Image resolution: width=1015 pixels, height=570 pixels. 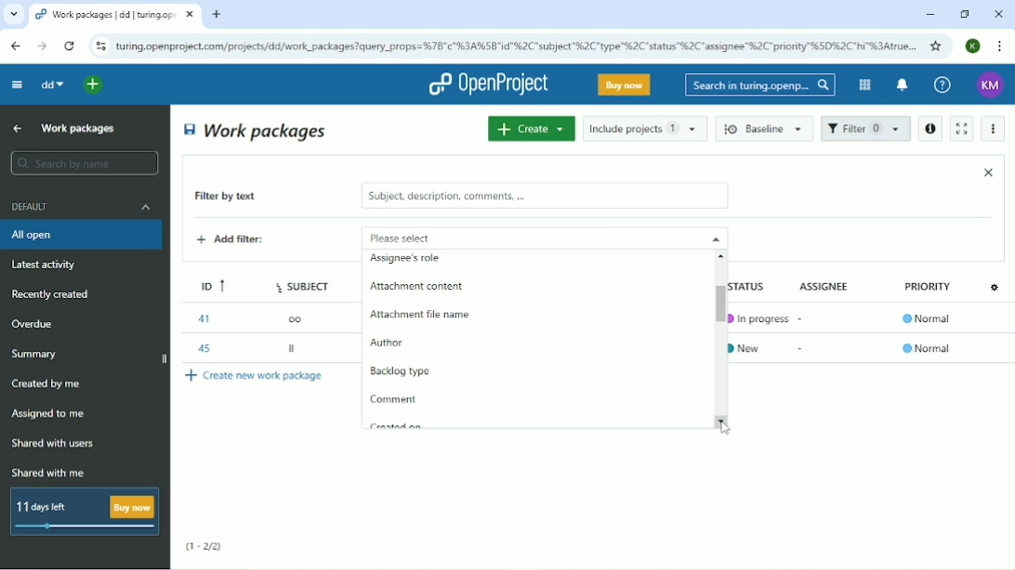 I want to click on close drop down menu, so click(x=714, y=238).